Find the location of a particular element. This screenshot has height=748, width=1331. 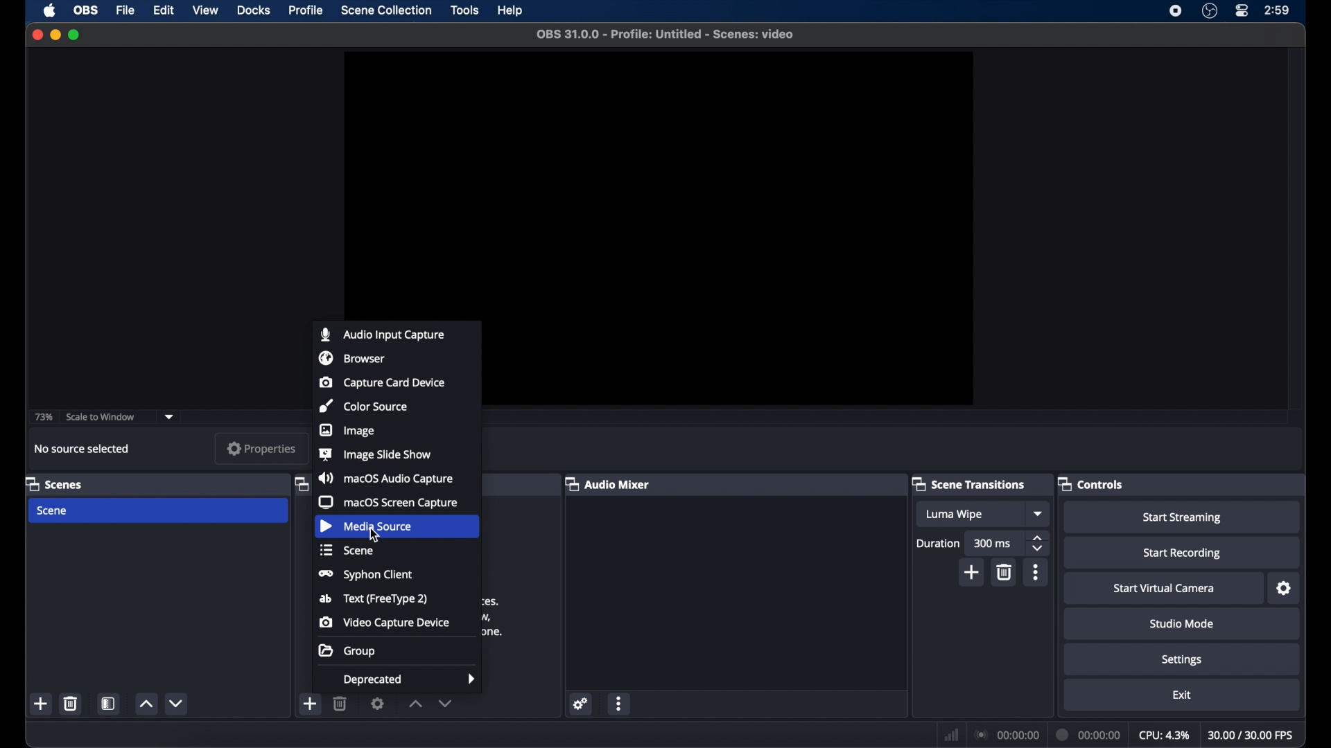

controls is located at coordinates (1090, 483).